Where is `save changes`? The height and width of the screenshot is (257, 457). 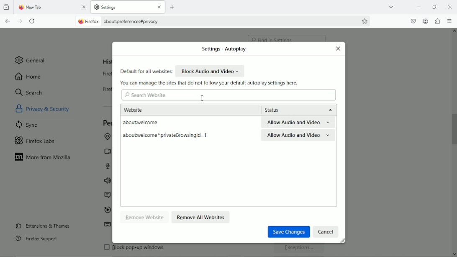 save changes is located at coordinates (288, 231).